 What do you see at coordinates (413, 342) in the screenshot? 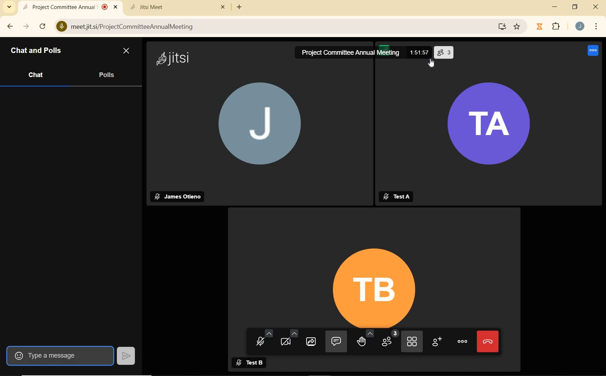
I see `toggle tile view` at bounding box center [413, 342].